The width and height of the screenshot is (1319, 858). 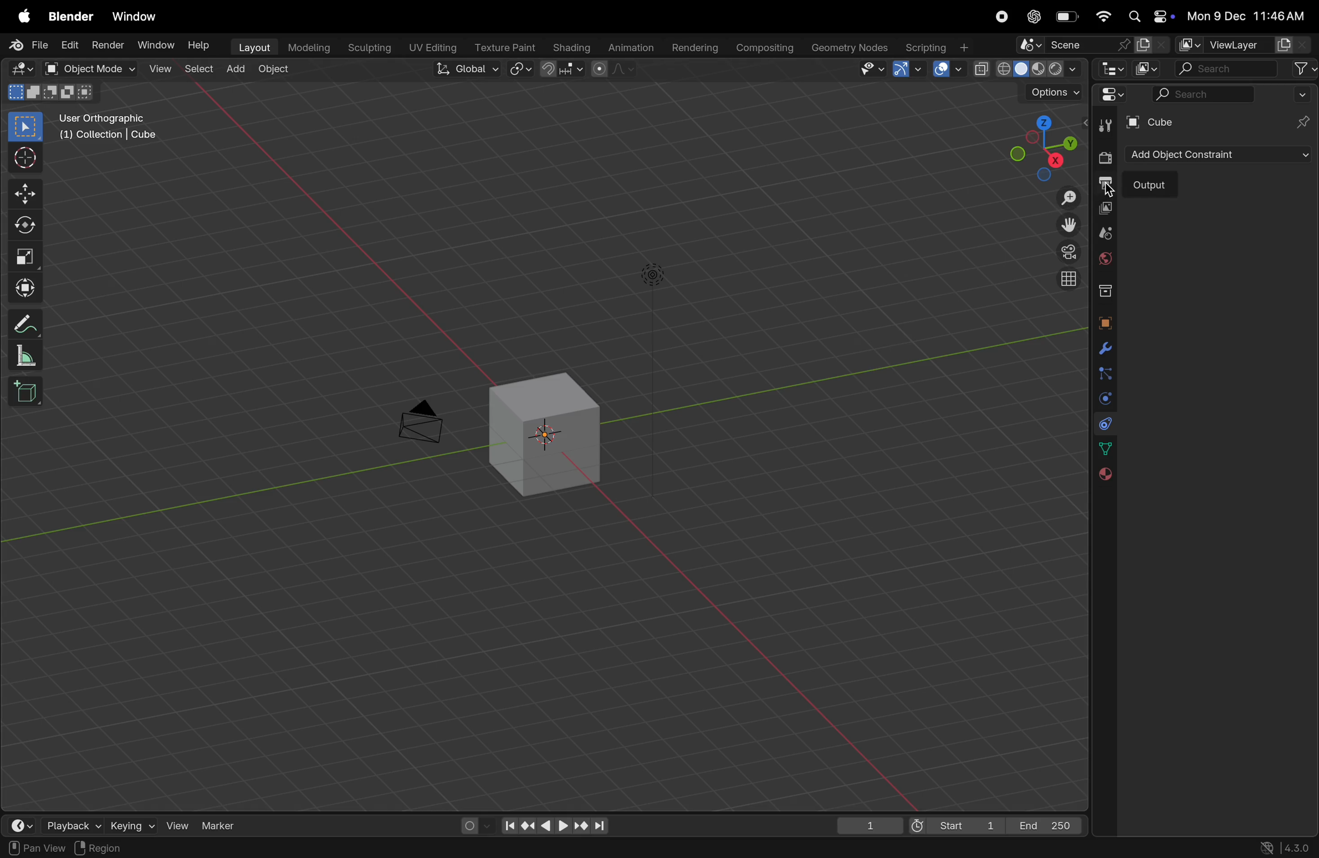 I want to click on record, so click(x=1003, y=18).